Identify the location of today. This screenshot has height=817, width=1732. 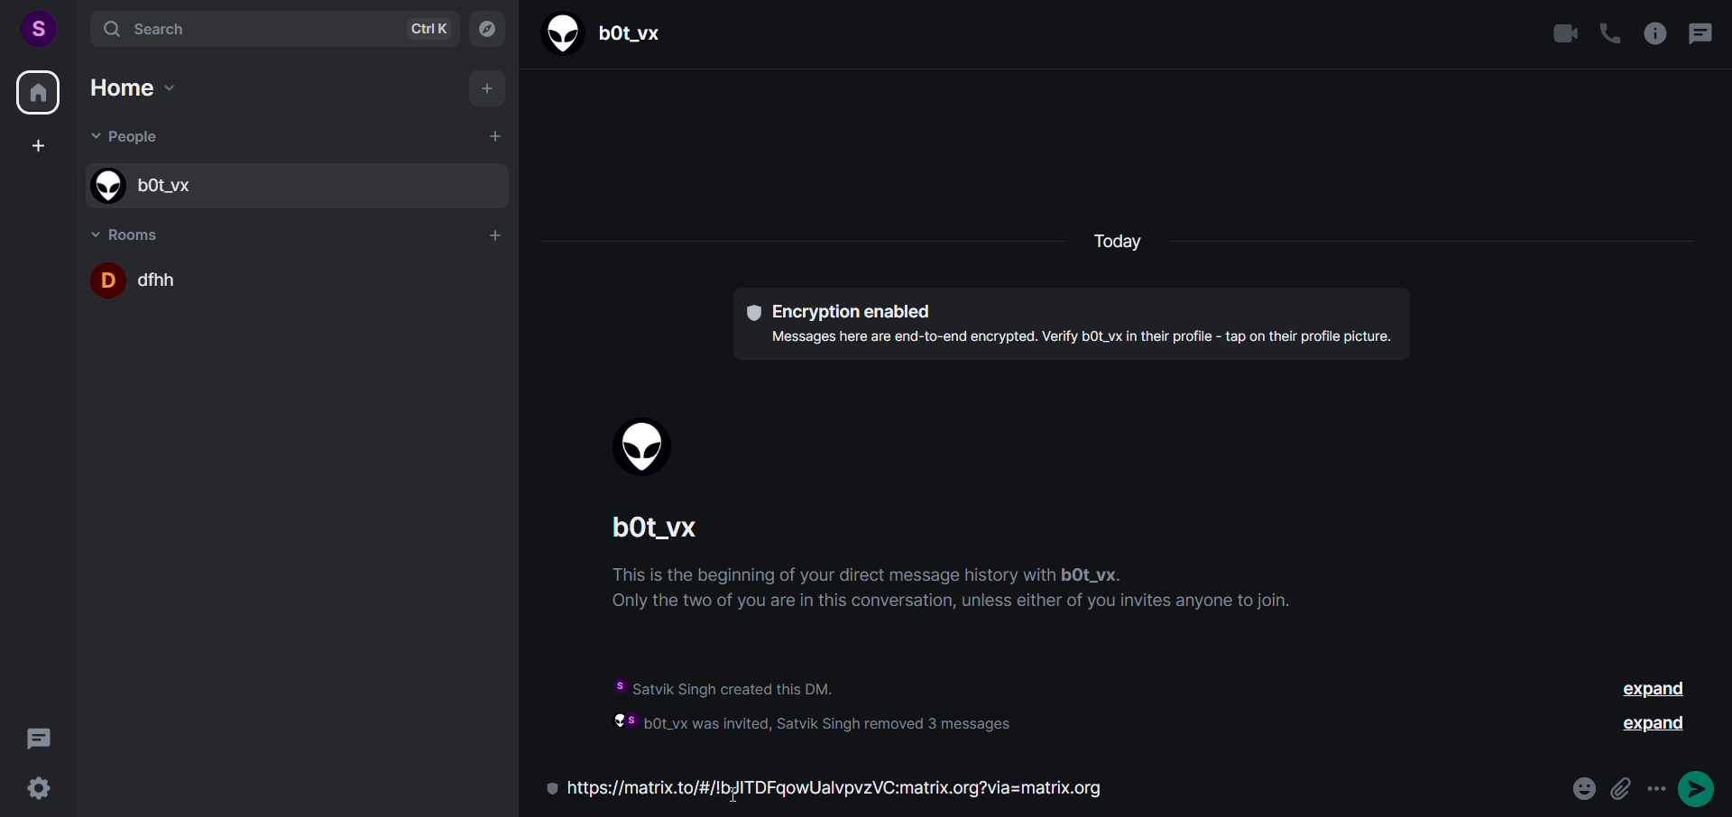
(1116, 243).